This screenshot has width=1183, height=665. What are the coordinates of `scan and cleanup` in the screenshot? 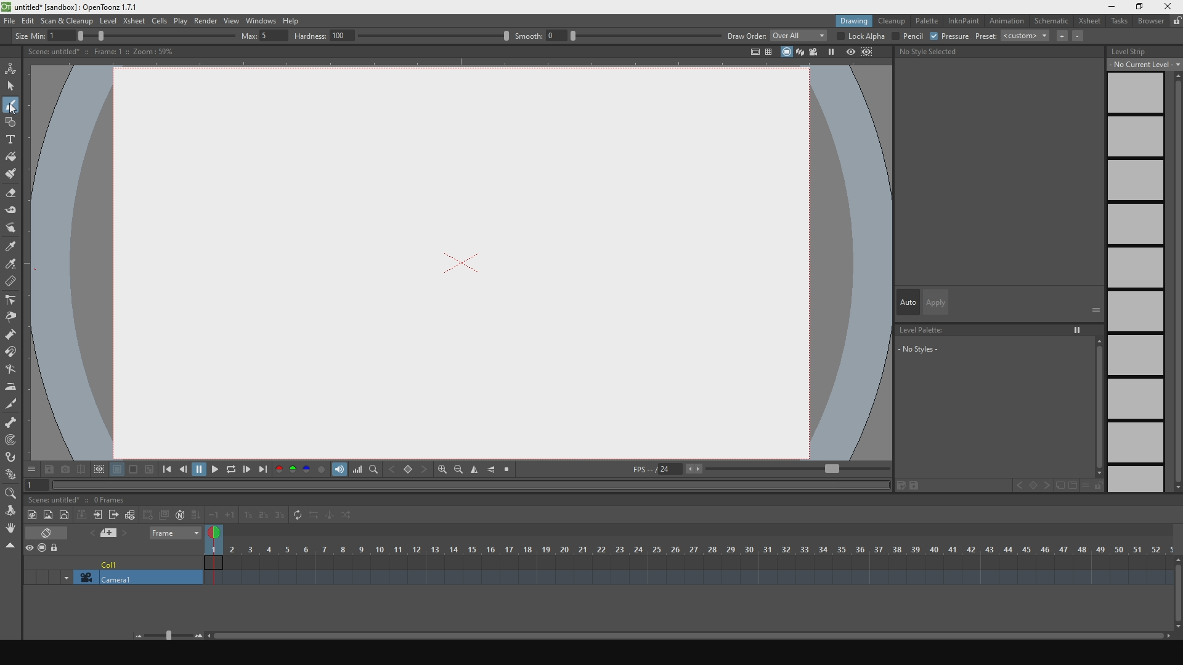 It's located at (68, 20).